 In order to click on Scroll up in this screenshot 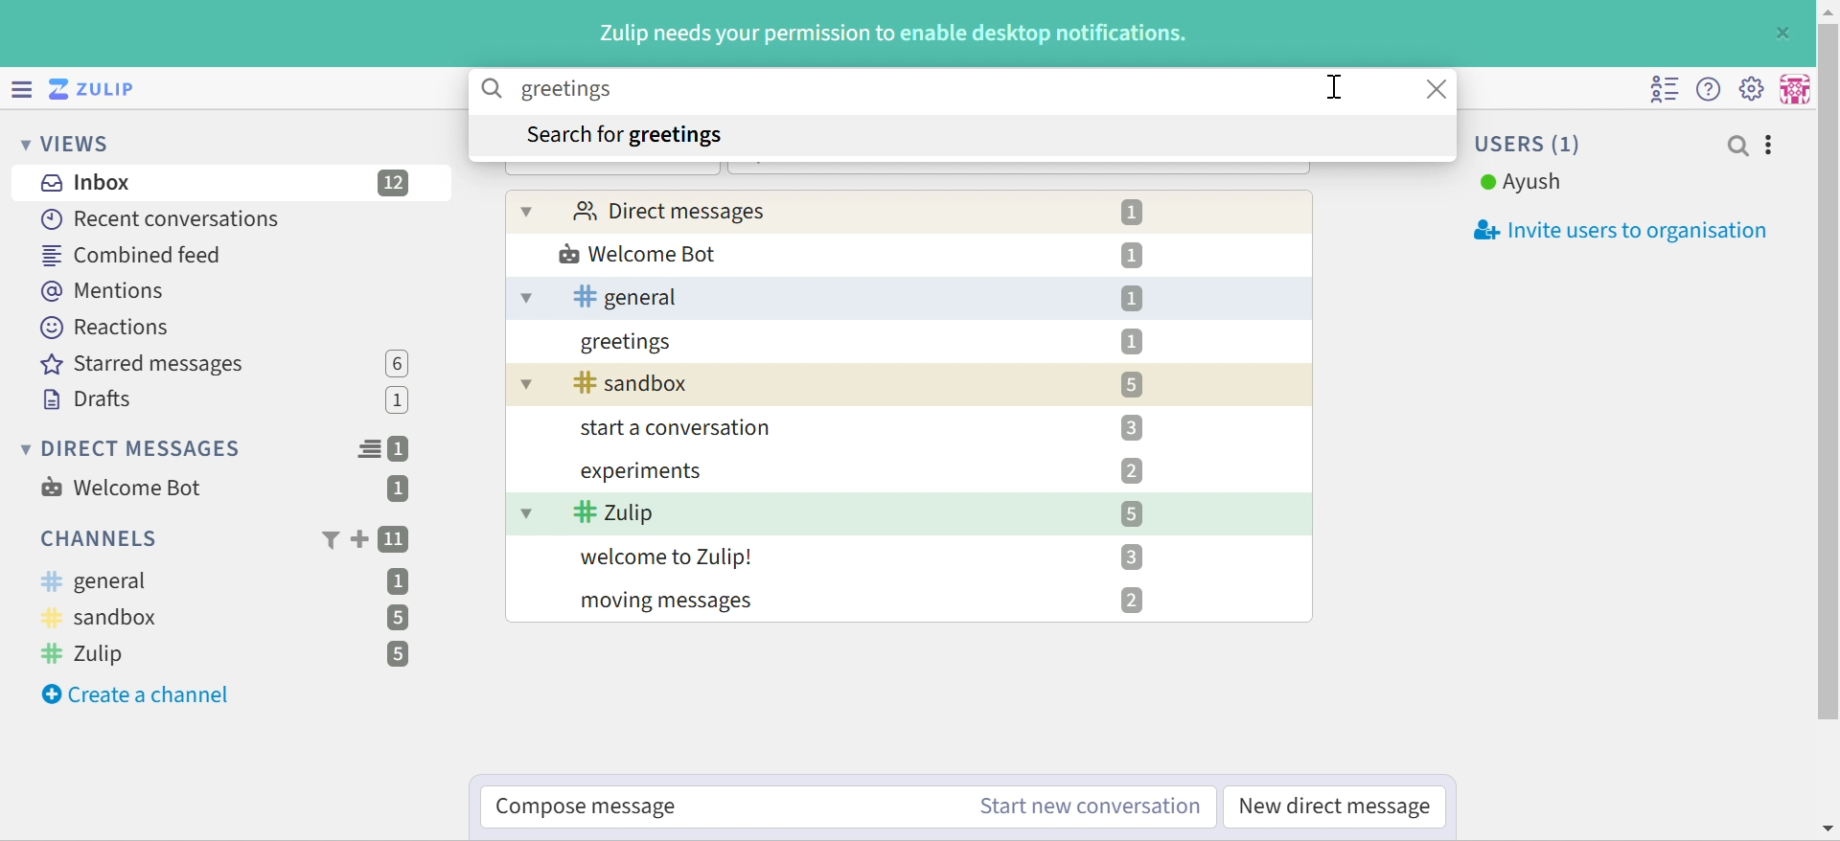, I will do `click(1828, 11)`.